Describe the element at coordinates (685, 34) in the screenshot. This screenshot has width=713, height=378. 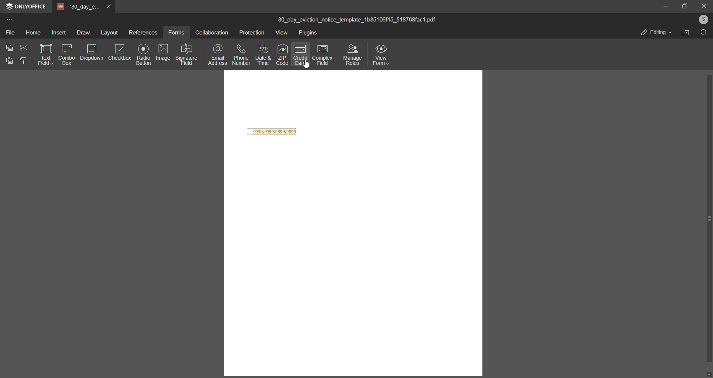
I see `open file location` at that location.